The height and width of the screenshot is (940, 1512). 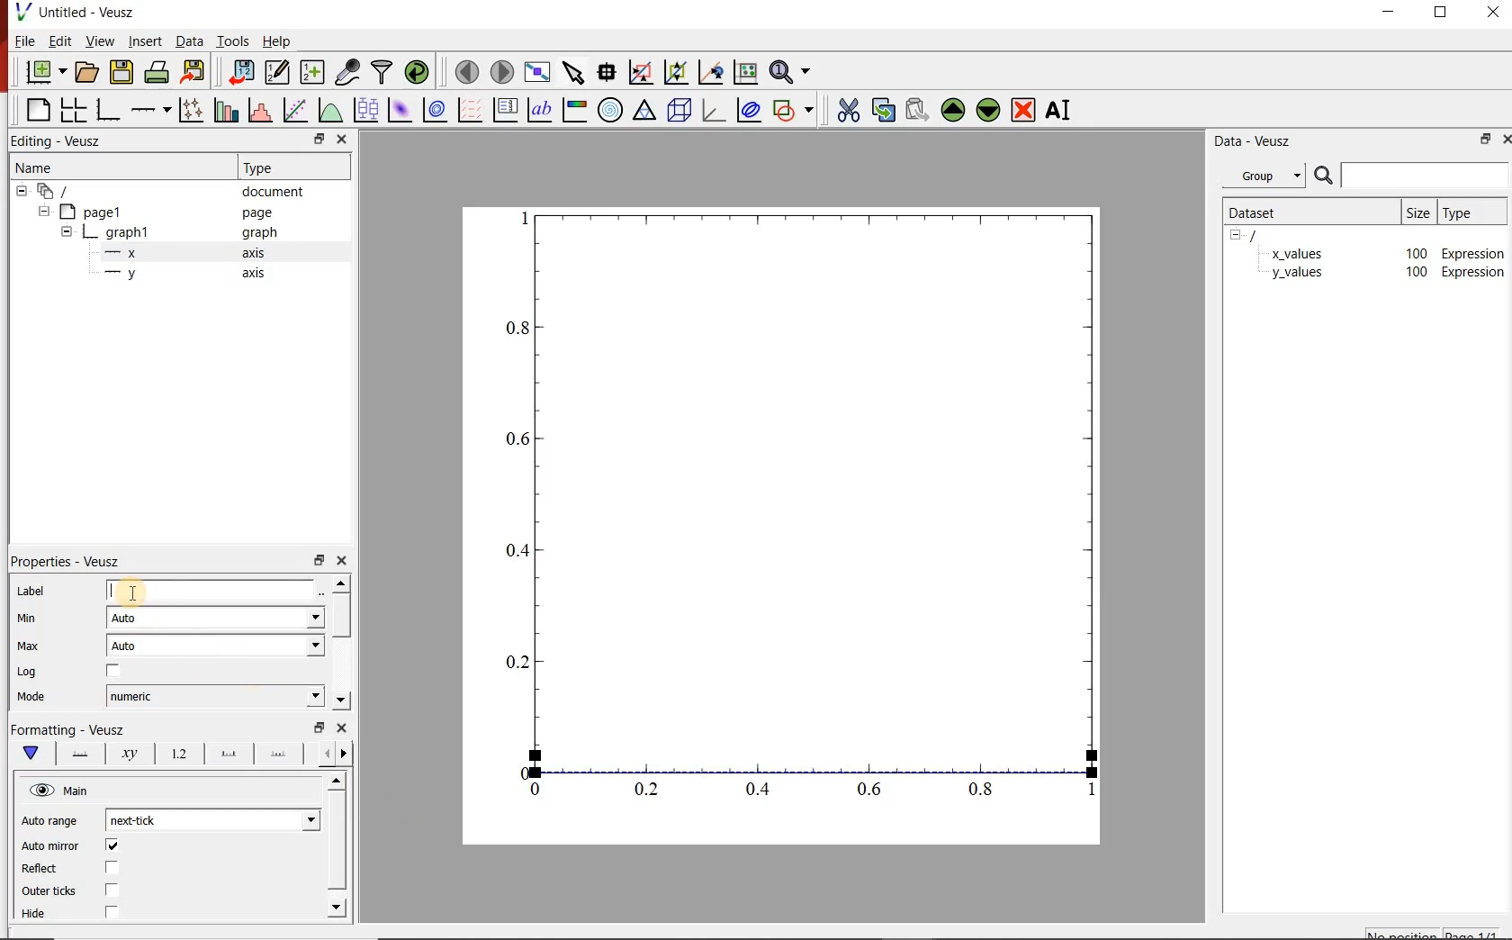 What do you see at coordinates (121, 274) in the screenshot?
I see `—-—y` at bounding box center [121, 274].